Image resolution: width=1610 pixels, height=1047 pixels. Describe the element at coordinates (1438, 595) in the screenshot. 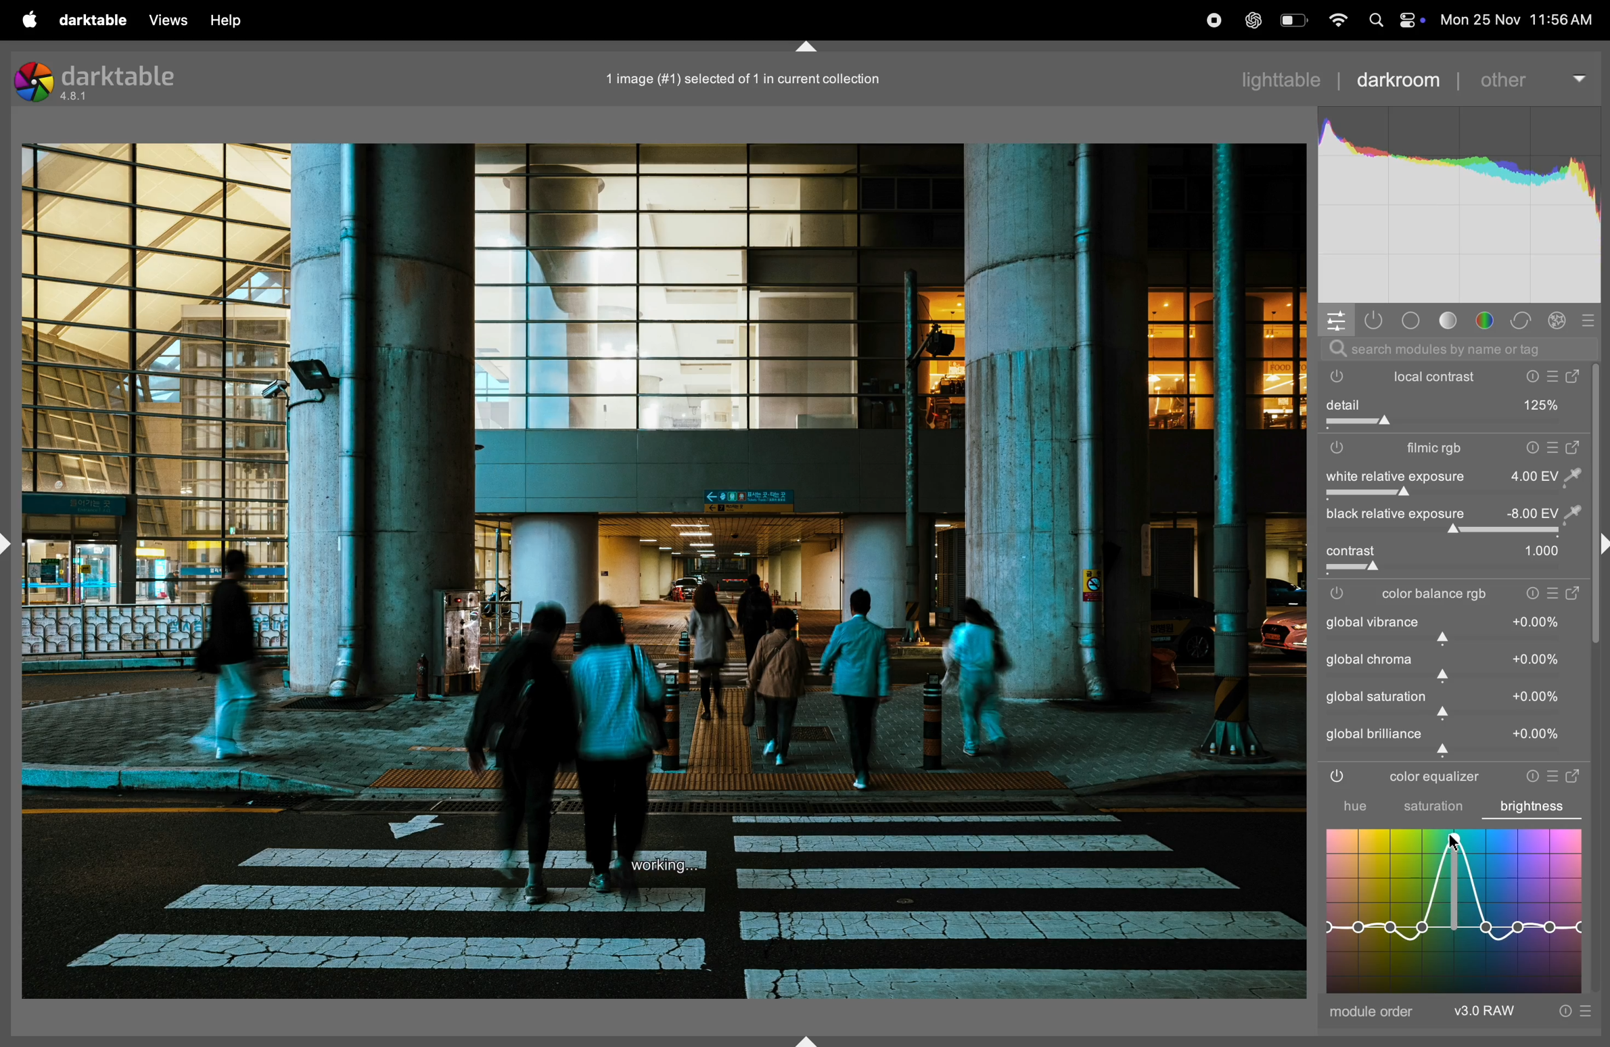

I see `color balance ` at that location.